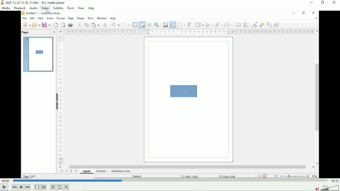  I want to click on Toggle between loop all, loop one and no loop, so click(59, 187).